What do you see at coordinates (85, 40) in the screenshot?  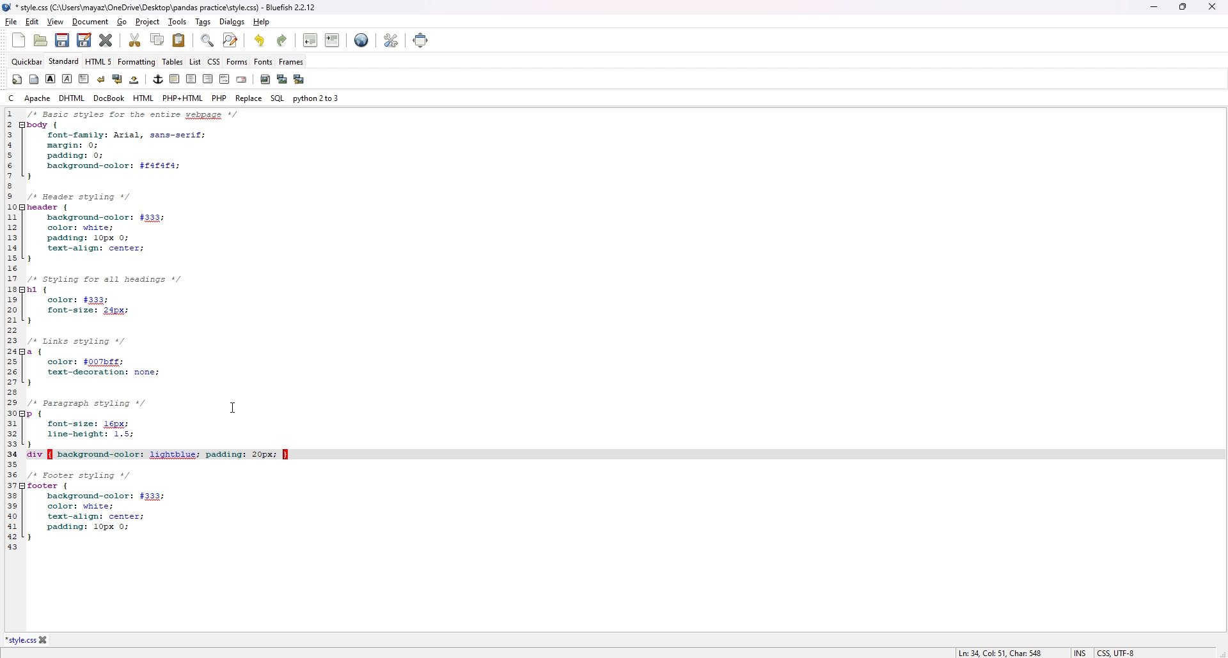 I see `save as` at bounding box center [85, 40].